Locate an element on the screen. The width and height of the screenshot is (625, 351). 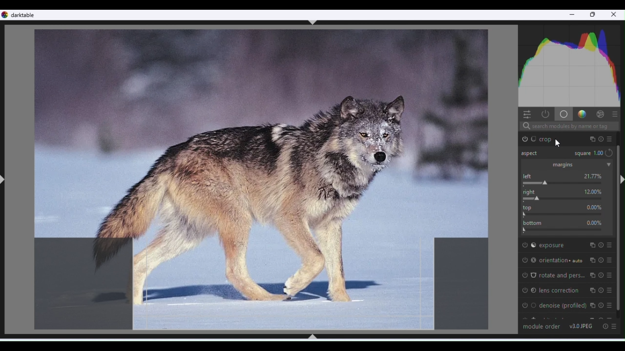
Quick access is located at coordinates (526, 114).